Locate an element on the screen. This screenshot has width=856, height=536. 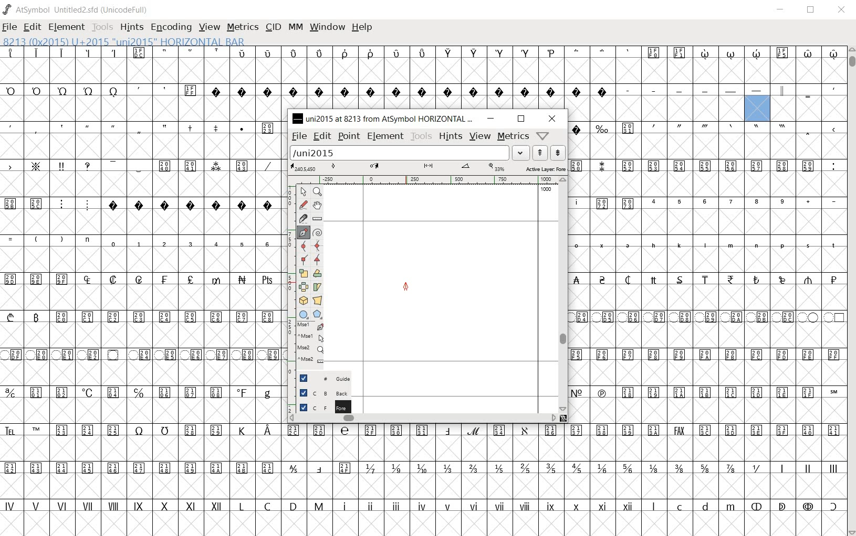
ELEMENT is located at coordinates (67, 27).